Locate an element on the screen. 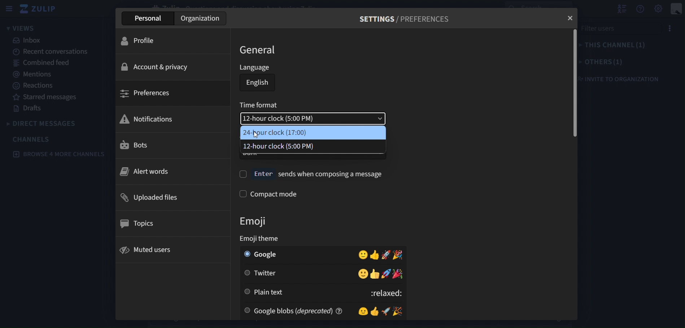 Image resolution: width=685 pixels, height=328 pixels. recent conversations is located at coordinates (56, 53).